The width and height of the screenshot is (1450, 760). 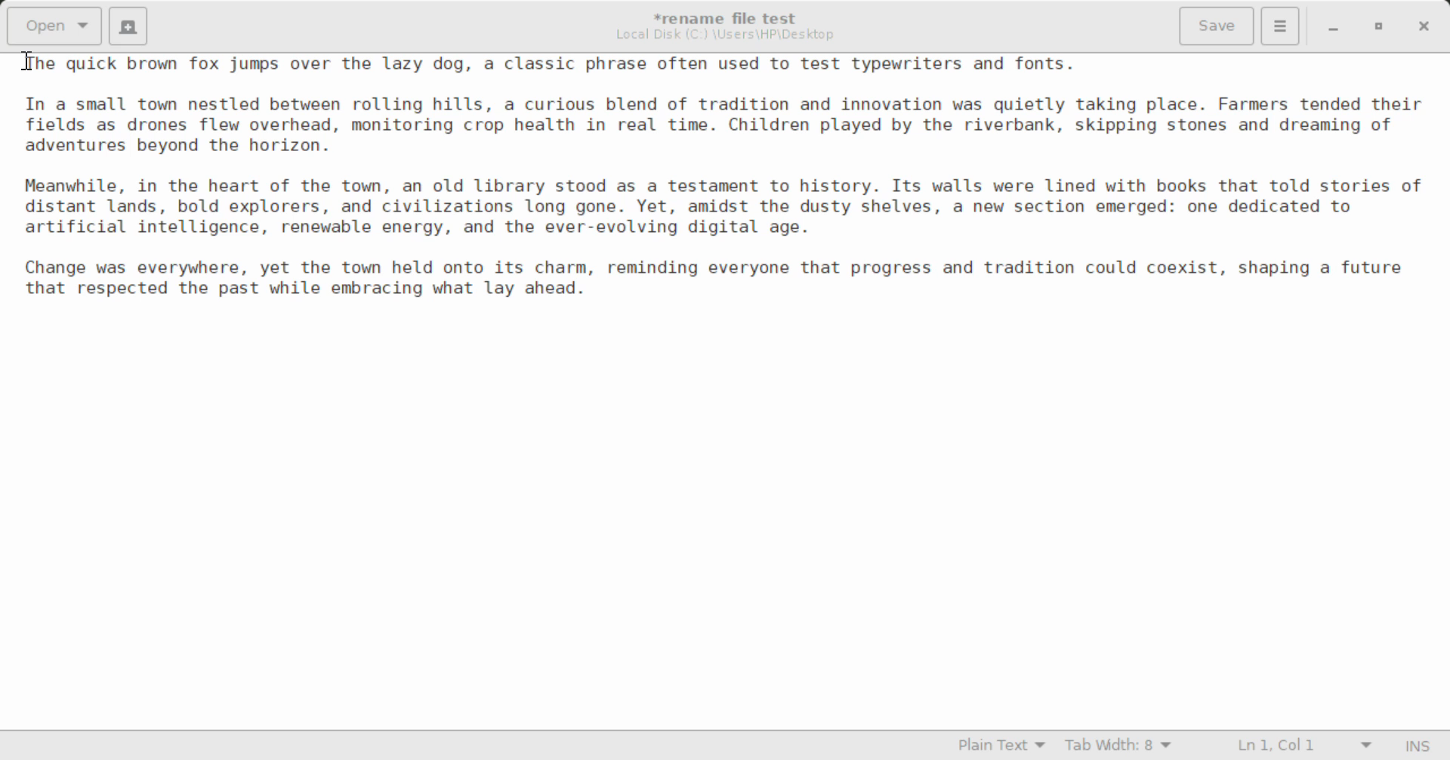 What do you see at coordinates (1122, 743) in the screenshot?
I see `Tab Width` at bounding box center [1122, 743].